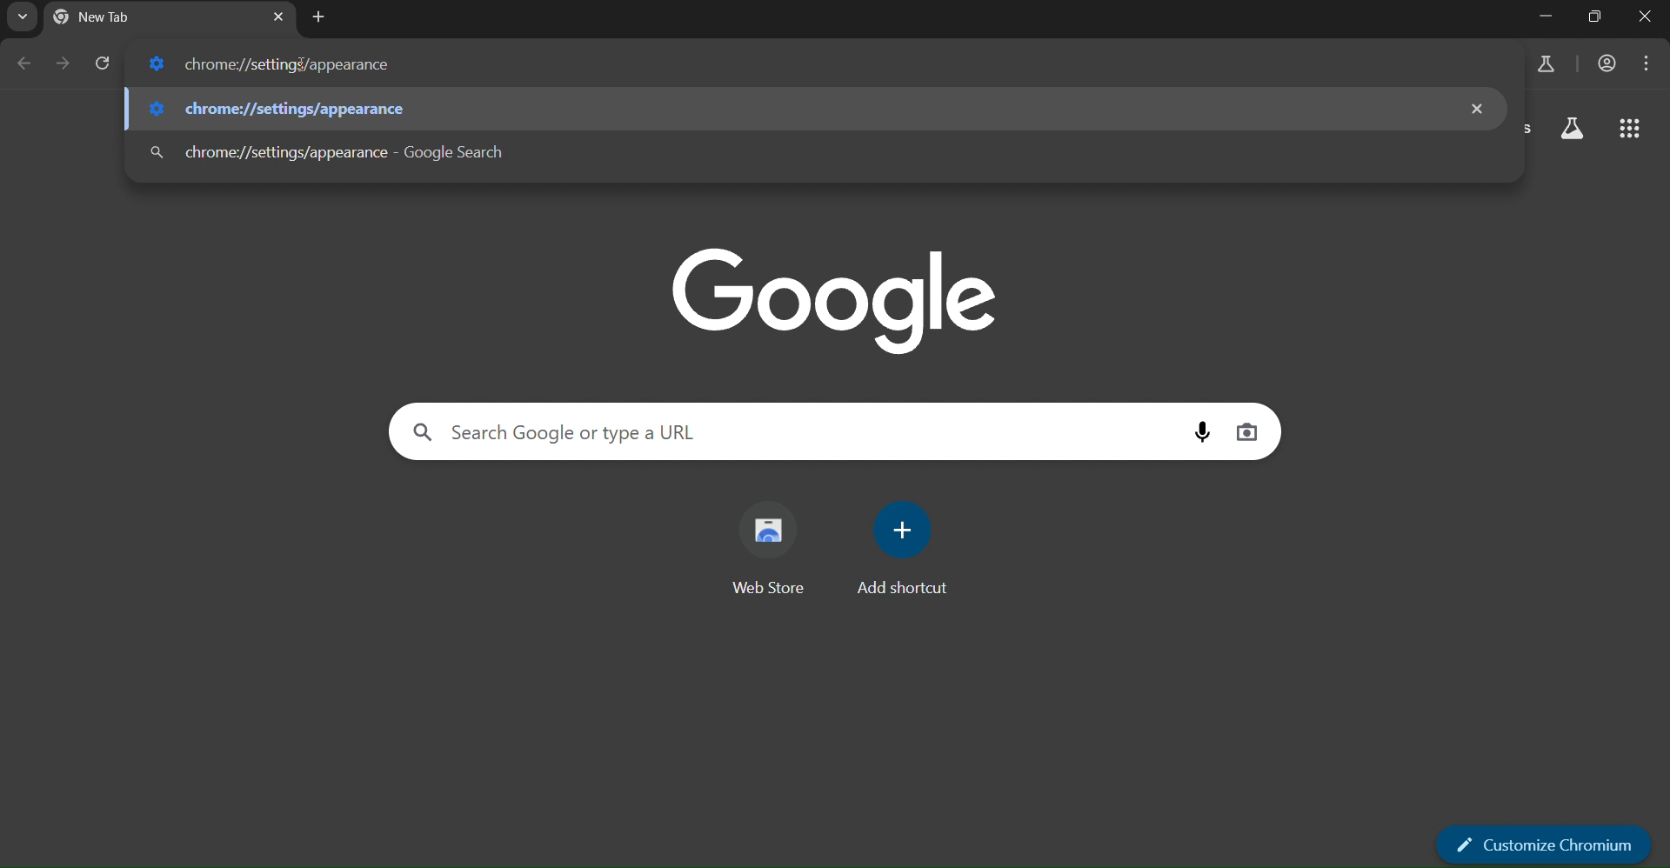 This screenshot has height=868, width=1670. Describe the element at coordinates (1595, 16) in the screenshot. I see `restore down` at that location.